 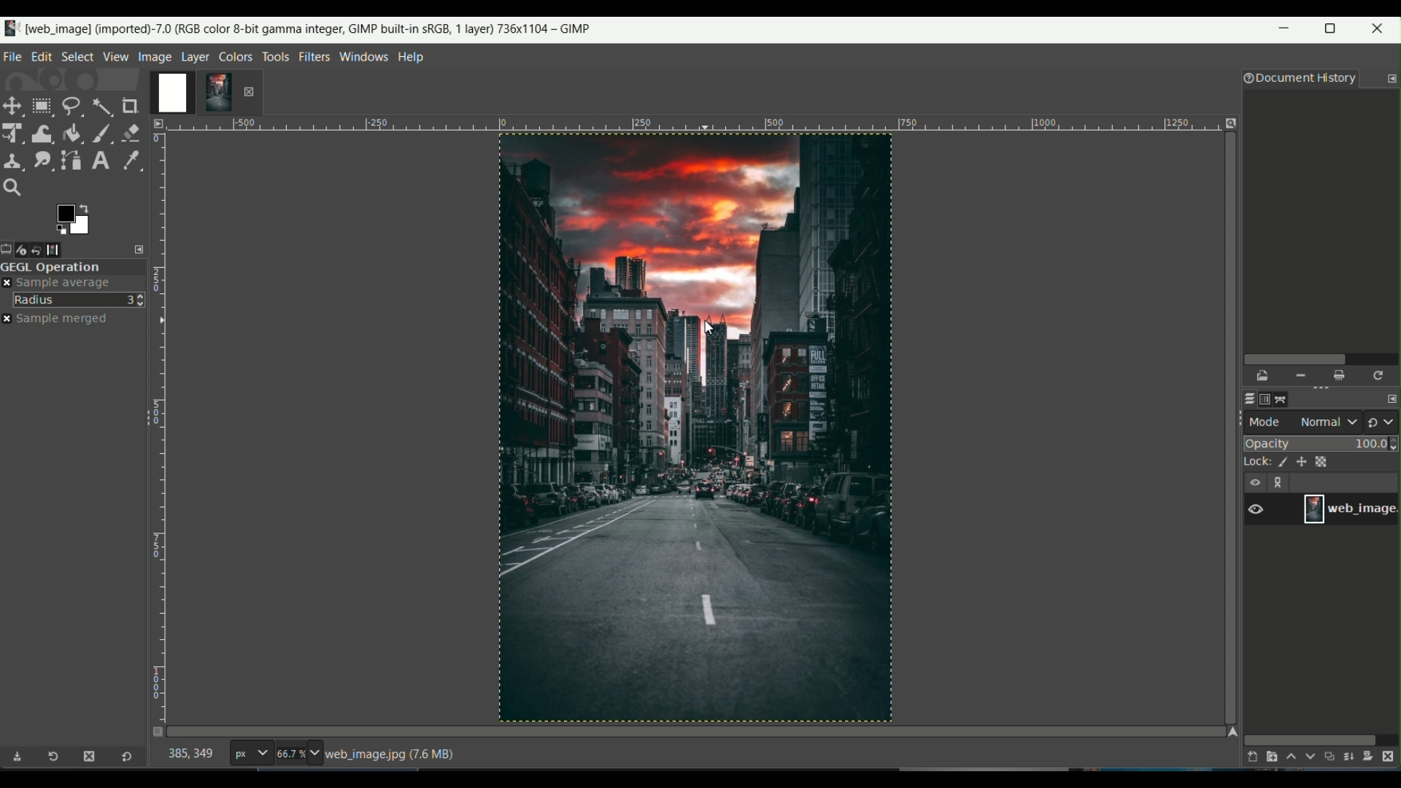 I want to click on image tab, so click(x=155, y=56).